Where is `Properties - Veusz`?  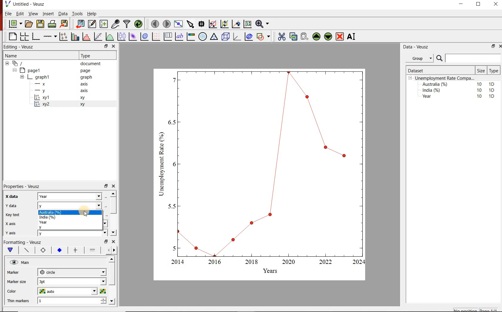 Properties - Veusz is located at coordinates (23, 187).